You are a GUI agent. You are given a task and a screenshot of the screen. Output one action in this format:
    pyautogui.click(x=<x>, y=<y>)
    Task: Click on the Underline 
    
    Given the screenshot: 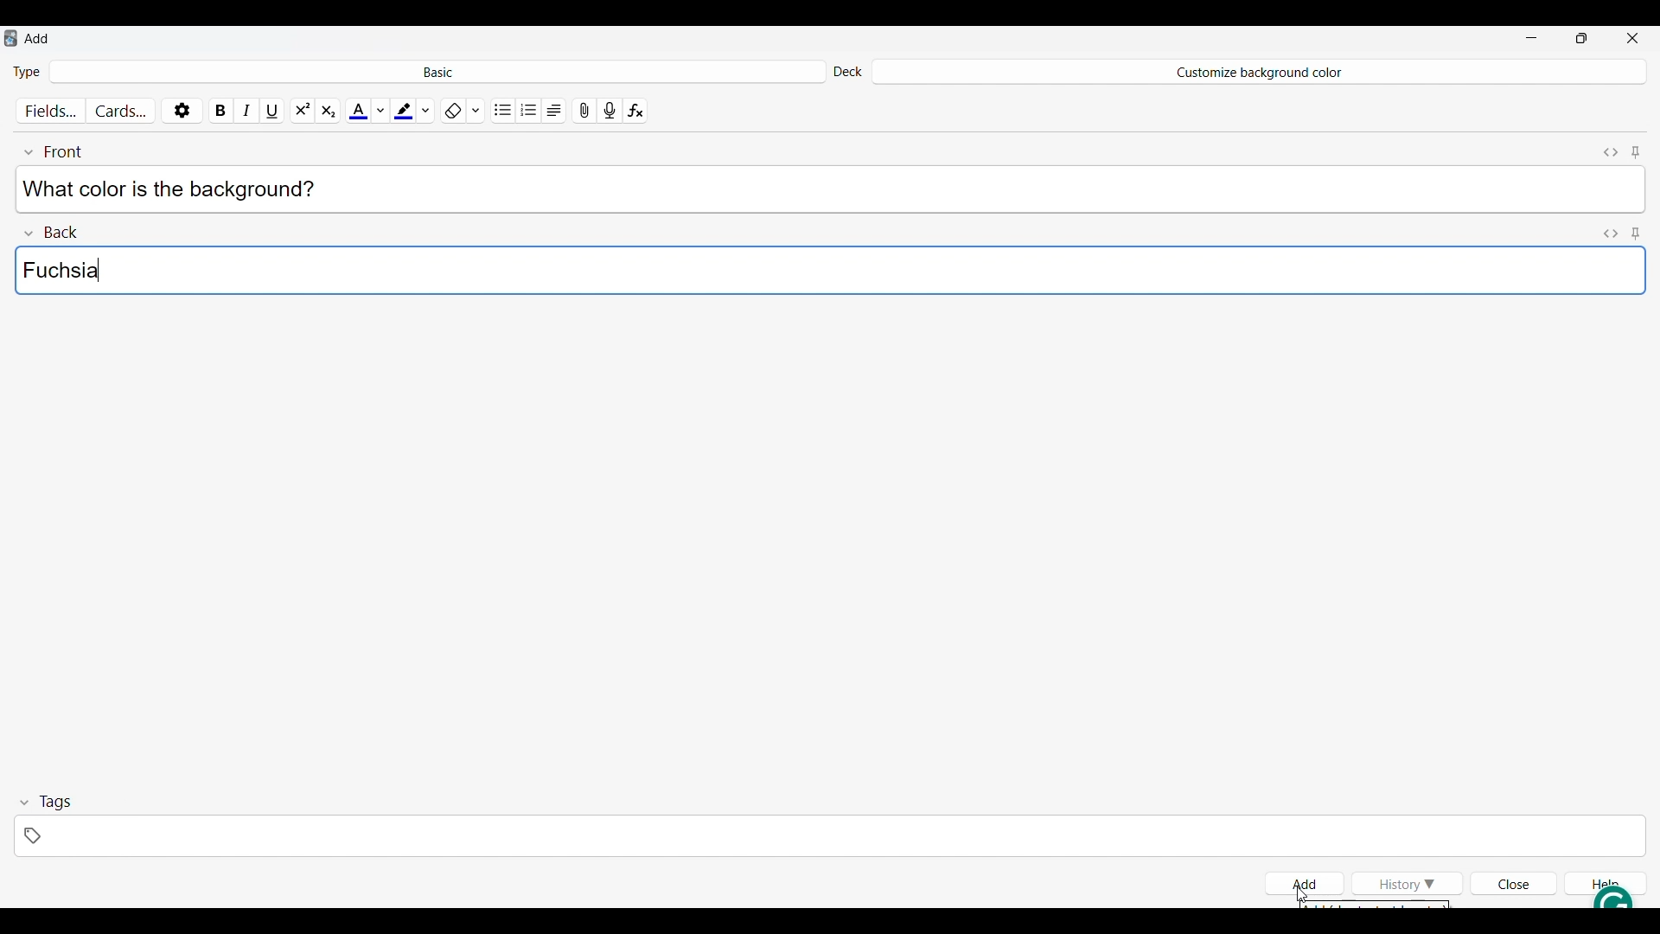 What is the action you would take?
    pyautogui.click(x=274, y=107)
    